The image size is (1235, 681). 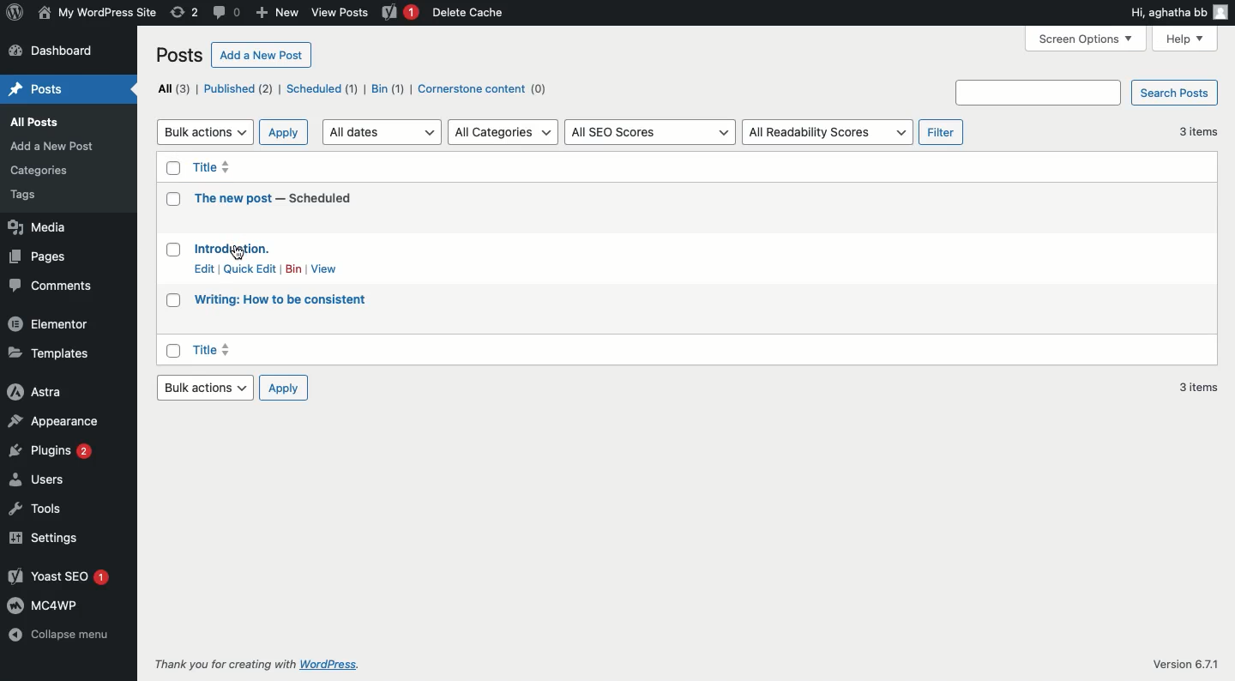 I want to click on MC4WP, so click(x=48, y=605).